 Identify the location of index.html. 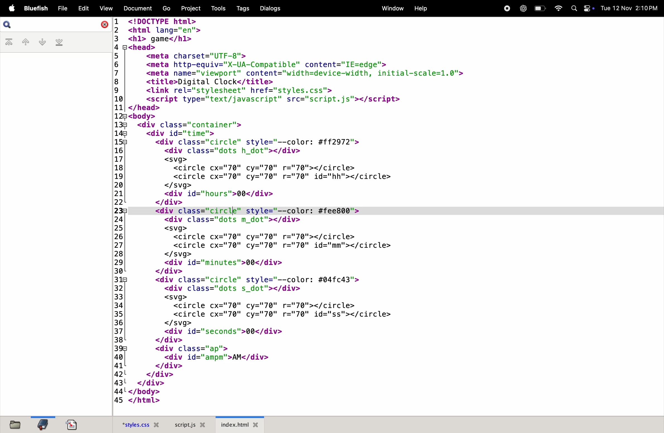
(240, 425).